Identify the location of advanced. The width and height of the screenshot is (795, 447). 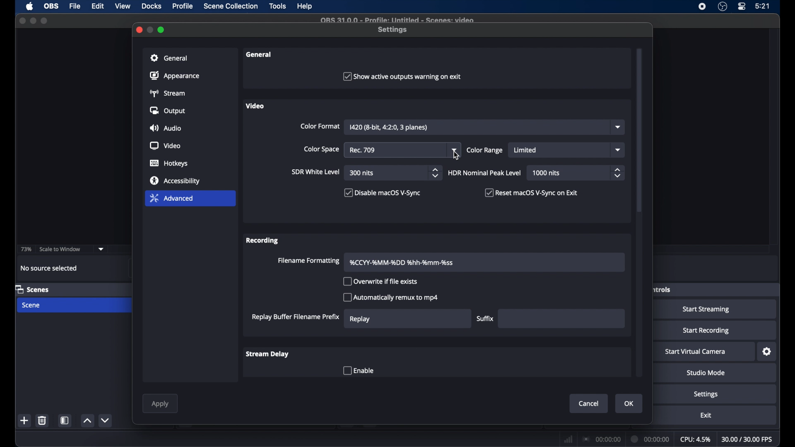
(172, 198).